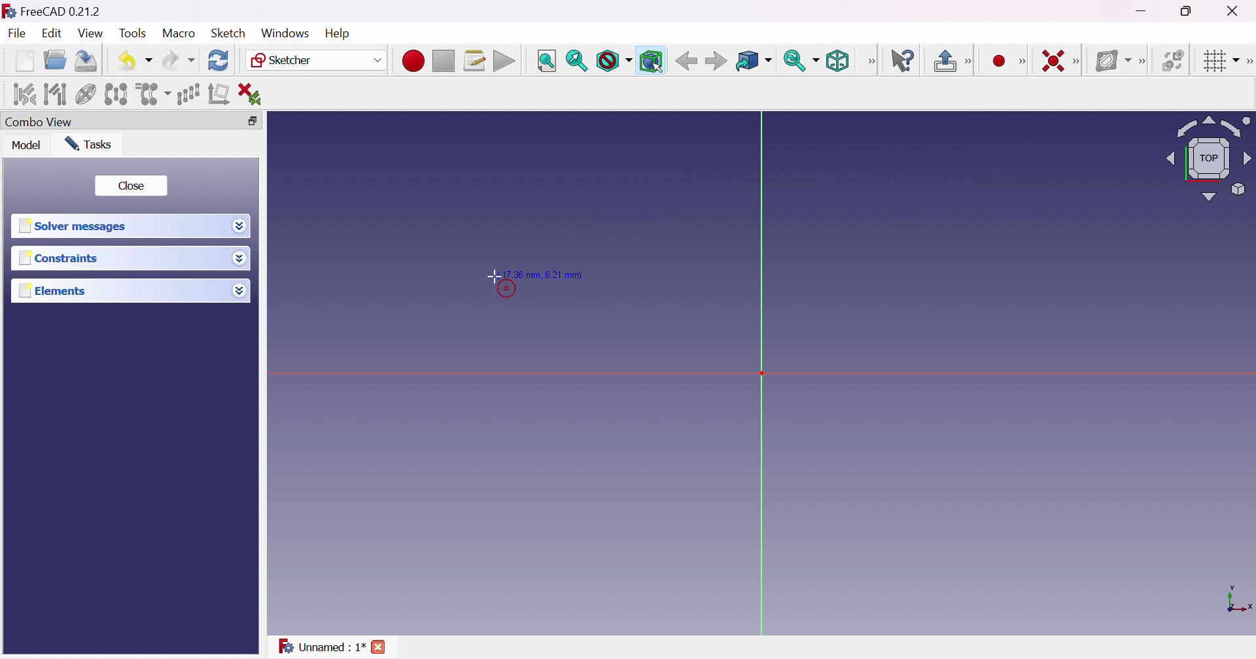 This screenshot has width=1256, height=659. I want to click on [Sketcher edit tools], so click(1248, 59).